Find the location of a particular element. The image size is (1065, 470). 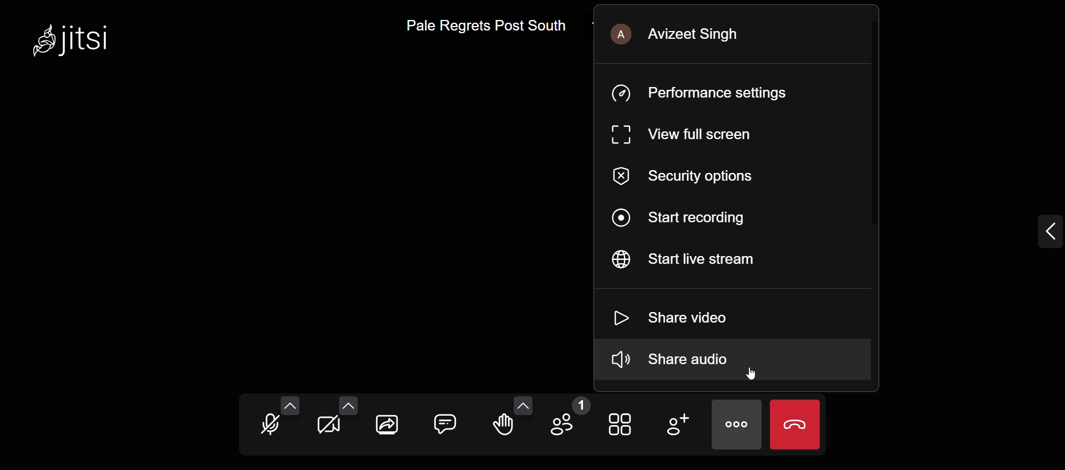

share audio is located at coordinates (716, 364).